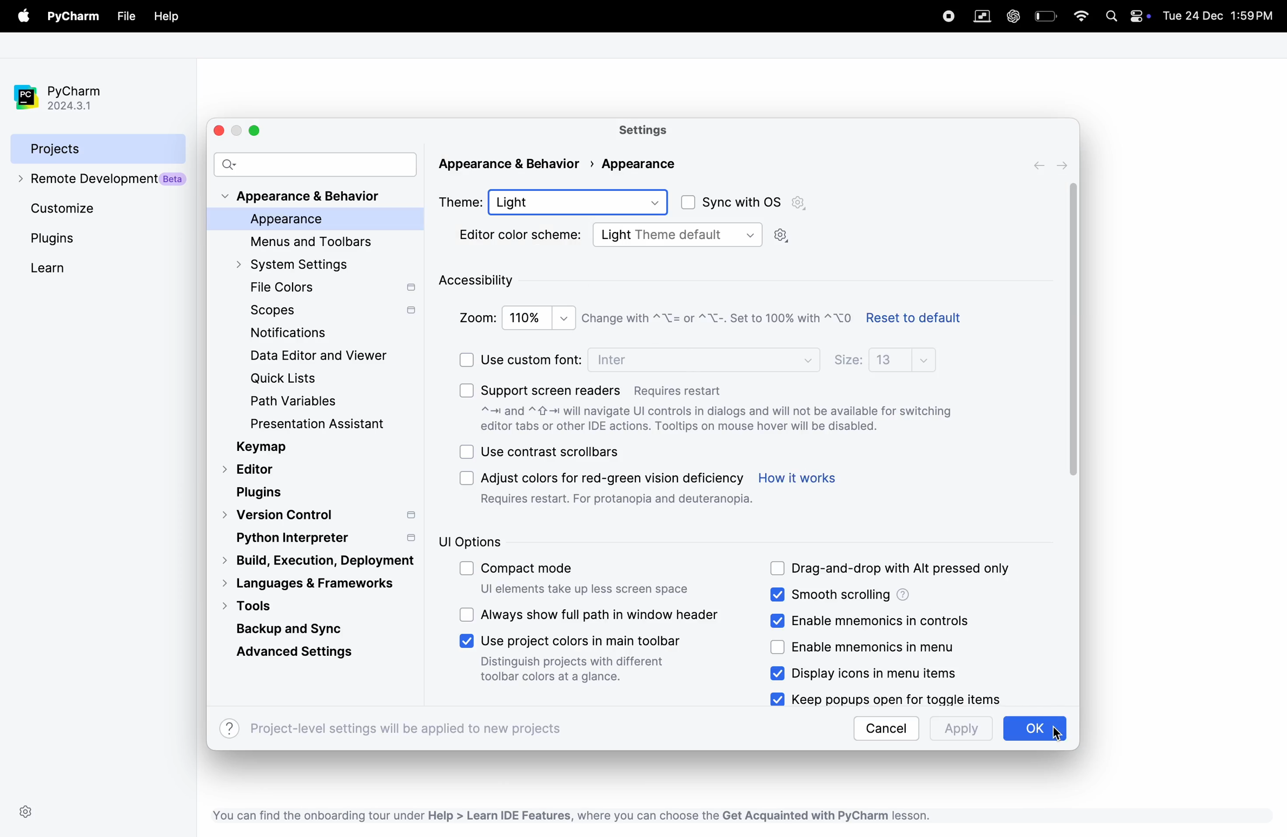 The width and height of the screenshot is (1287, 837). Describe the element at coordinates (294, 334) in the screenshot. I see `notifications` at that location.